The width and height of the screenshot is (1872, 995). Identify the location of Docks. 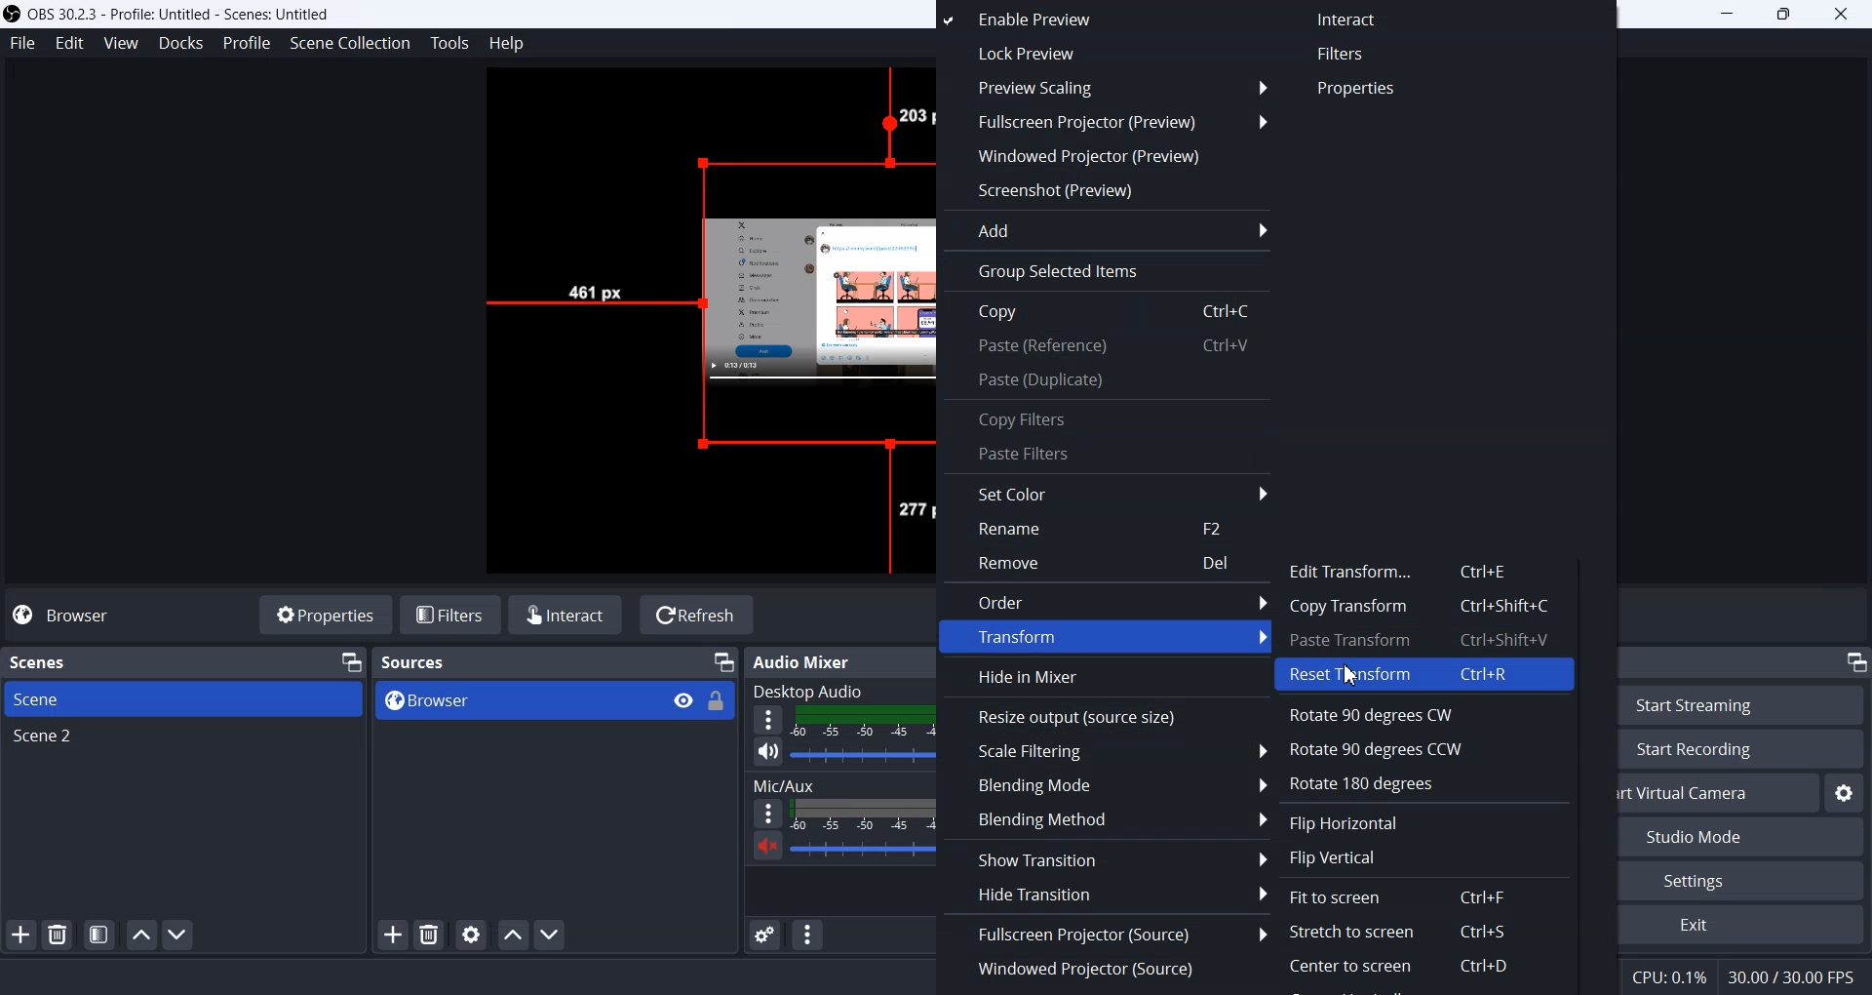
(178, 42).